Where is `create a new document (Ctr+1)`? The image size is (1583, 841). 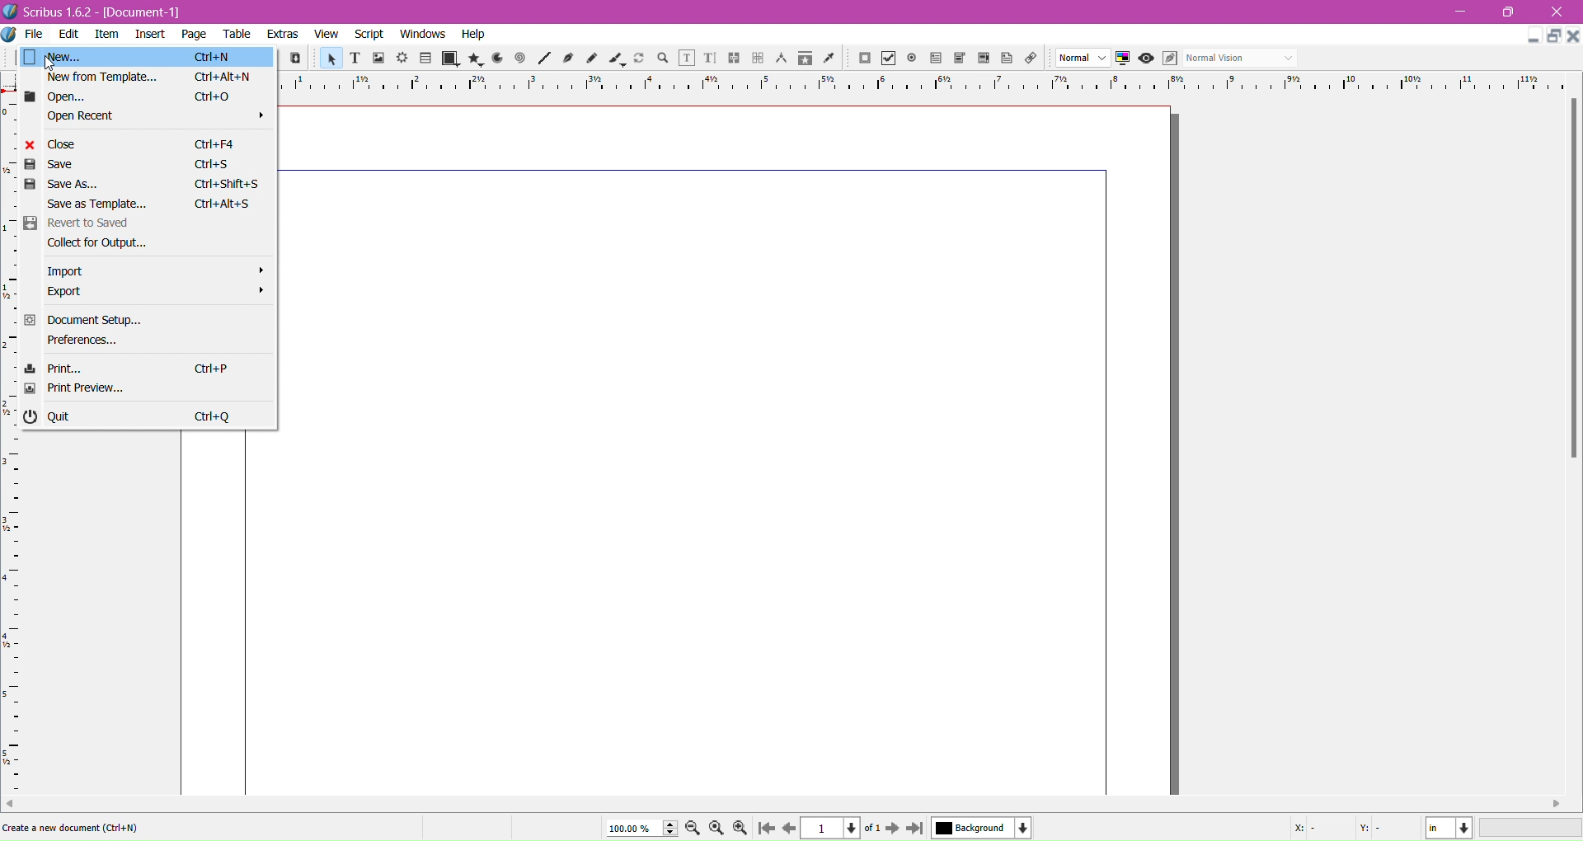 create a new document (Ctr+1) is located at coordinates (73, 826).